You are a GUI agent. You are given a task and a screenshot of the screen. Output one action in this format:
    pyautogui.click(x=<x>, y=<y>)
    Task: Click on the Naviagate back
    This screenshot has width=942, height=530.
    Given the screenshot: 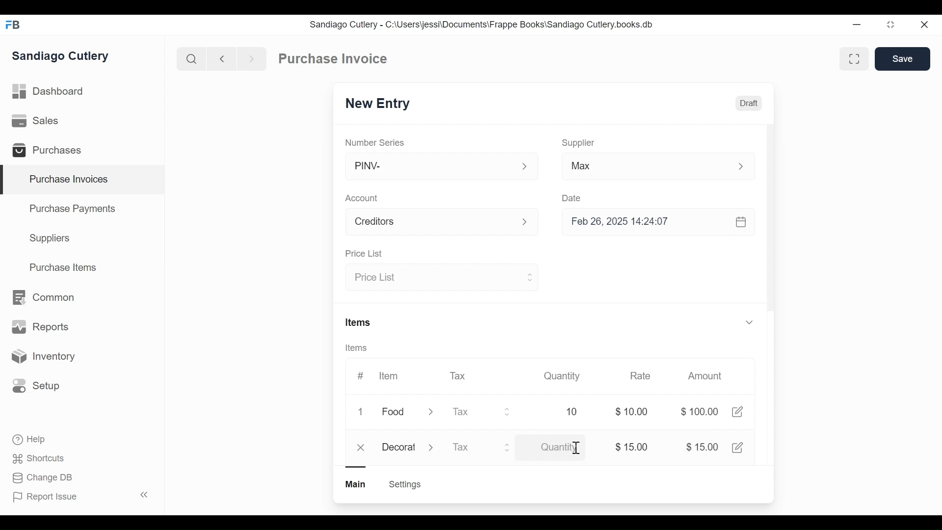 What is the action you would take?
    pyautogui.click(x=222, y=58)
    